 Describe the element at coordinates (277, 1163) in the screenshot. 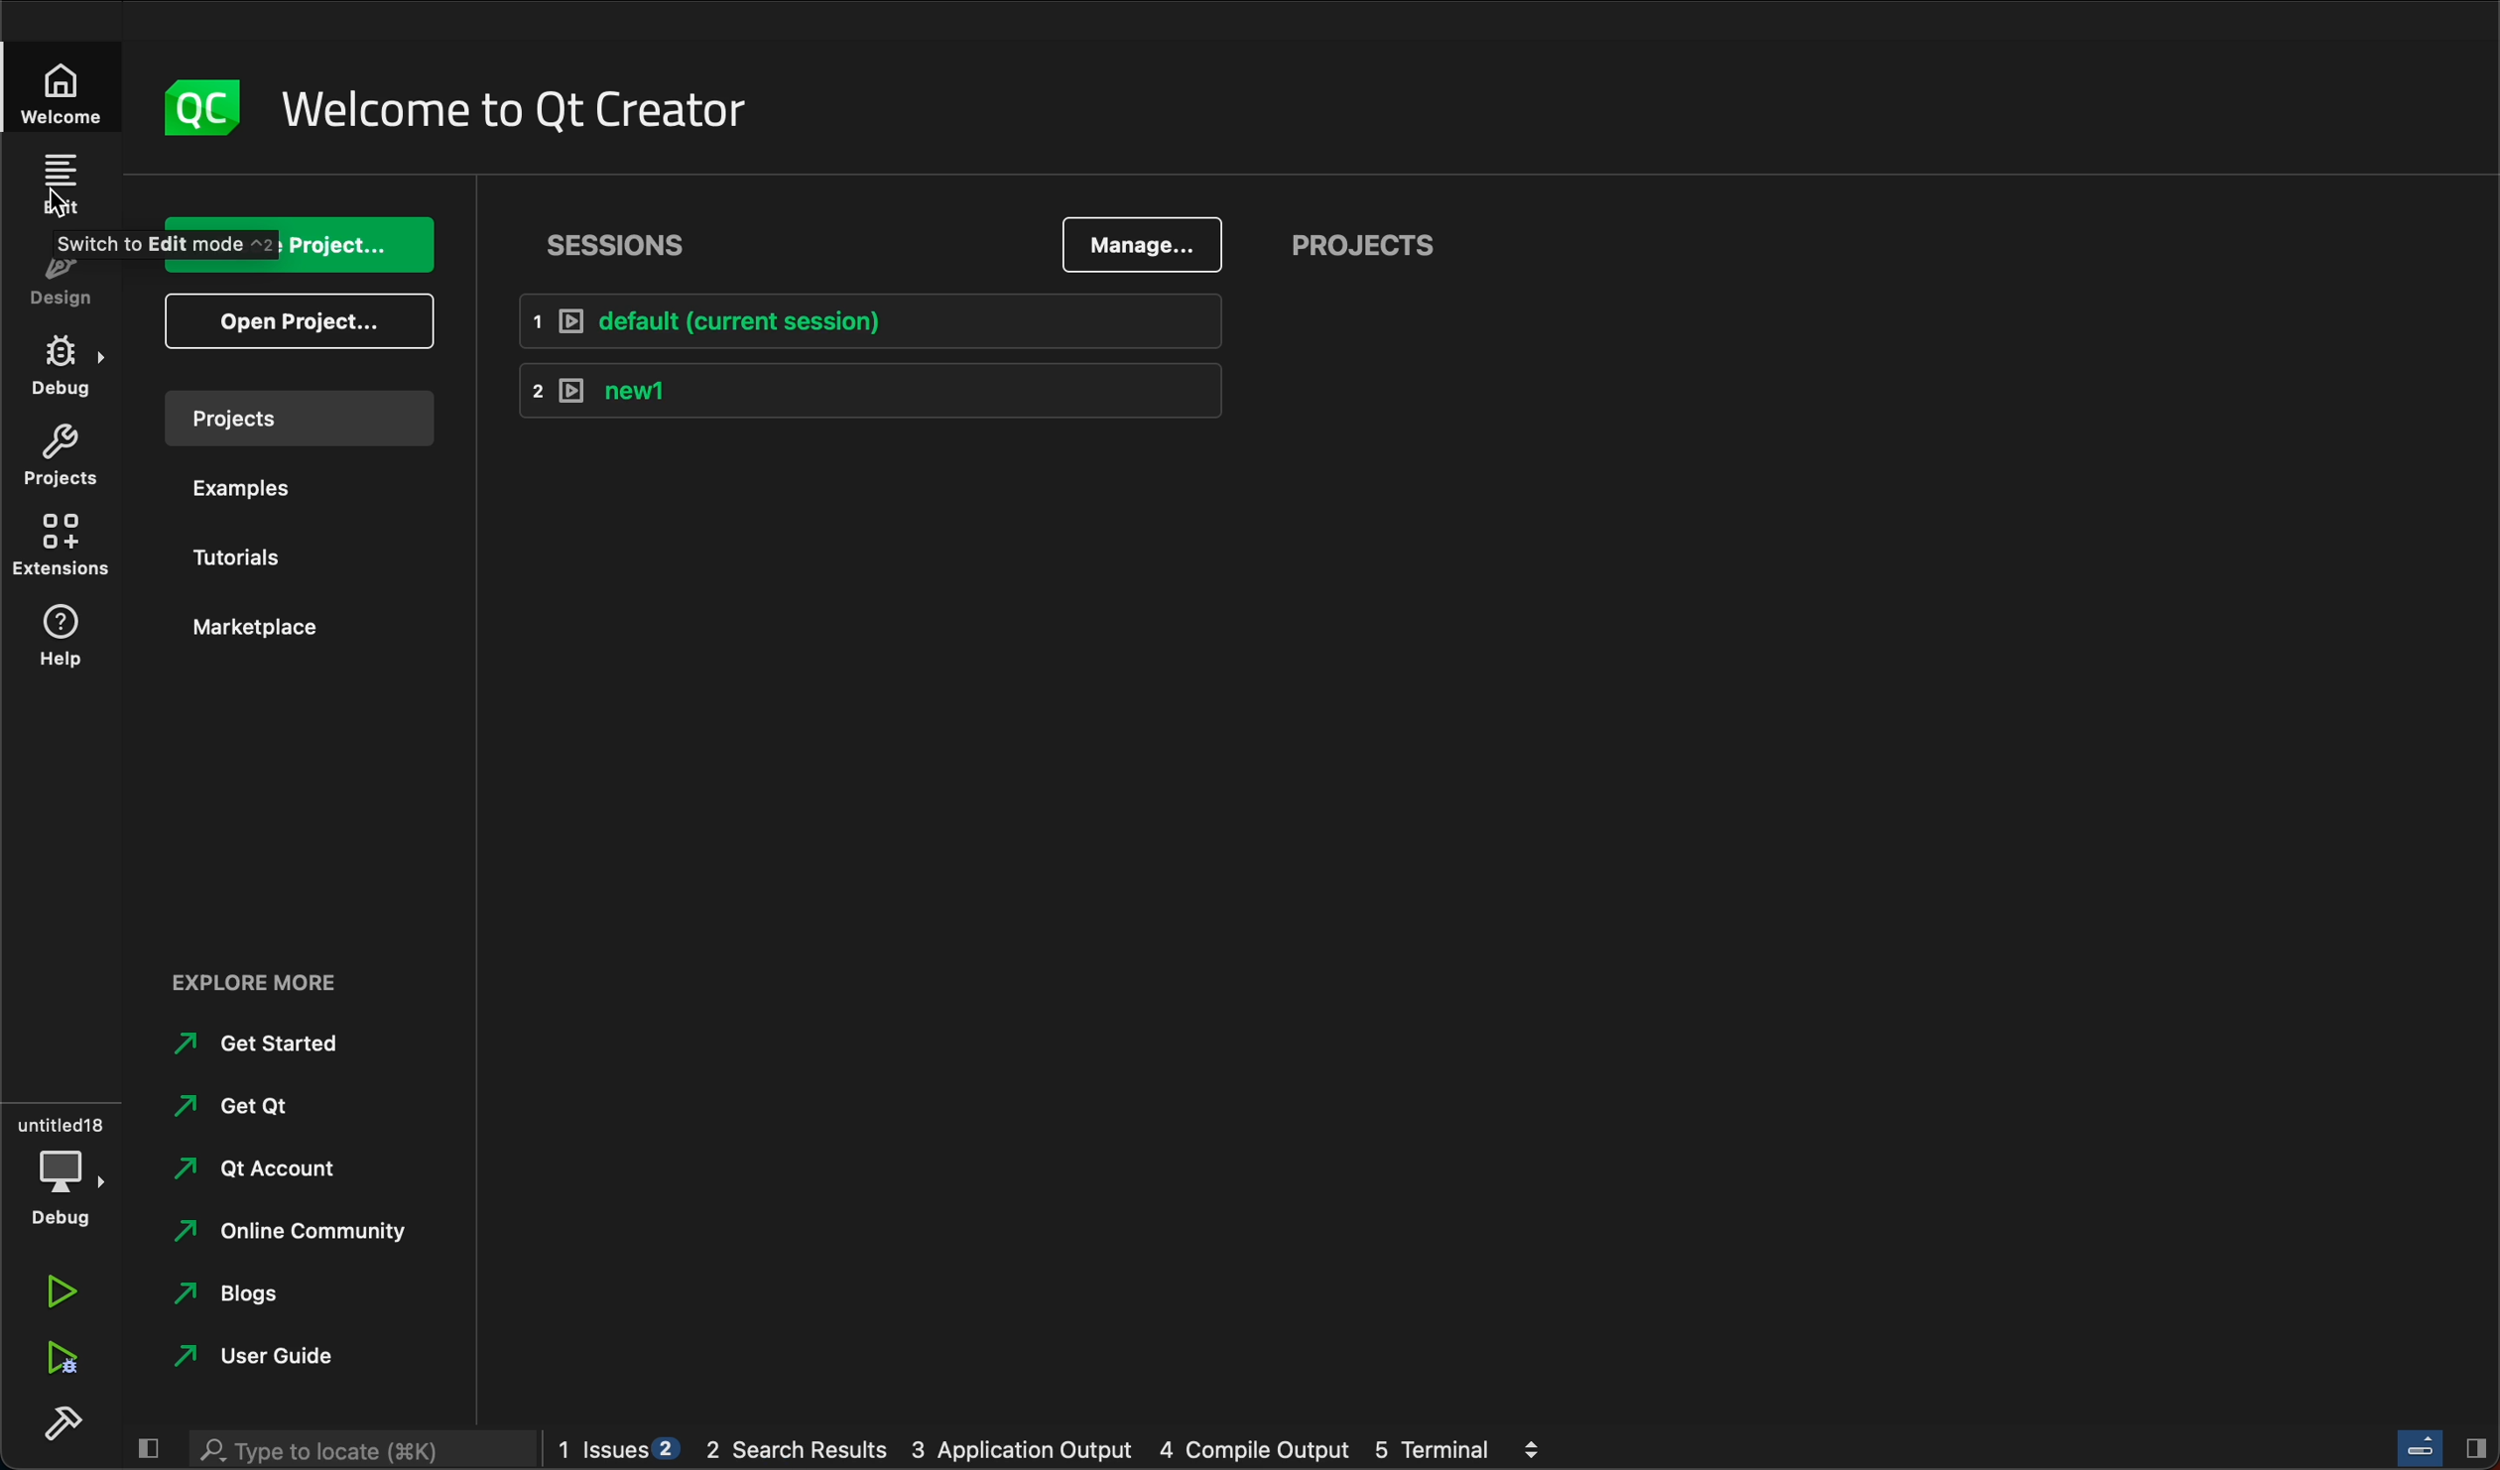

I see `qt` at that location.